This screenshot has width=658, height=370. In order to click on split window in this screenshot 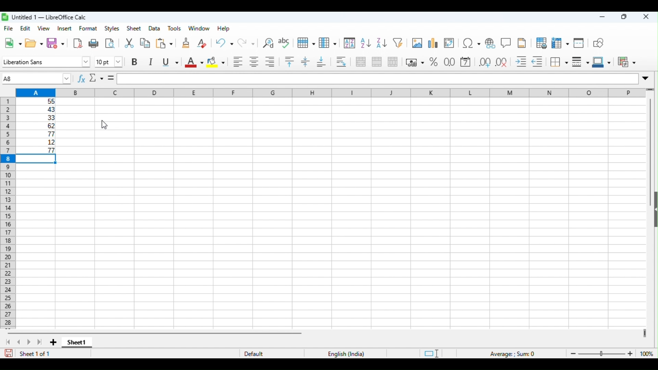, I will do `click(580, 42)`.